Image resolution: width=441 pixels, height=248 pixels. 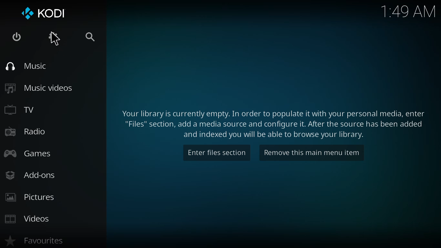 I want to click on info, so click(x=273, y=124).